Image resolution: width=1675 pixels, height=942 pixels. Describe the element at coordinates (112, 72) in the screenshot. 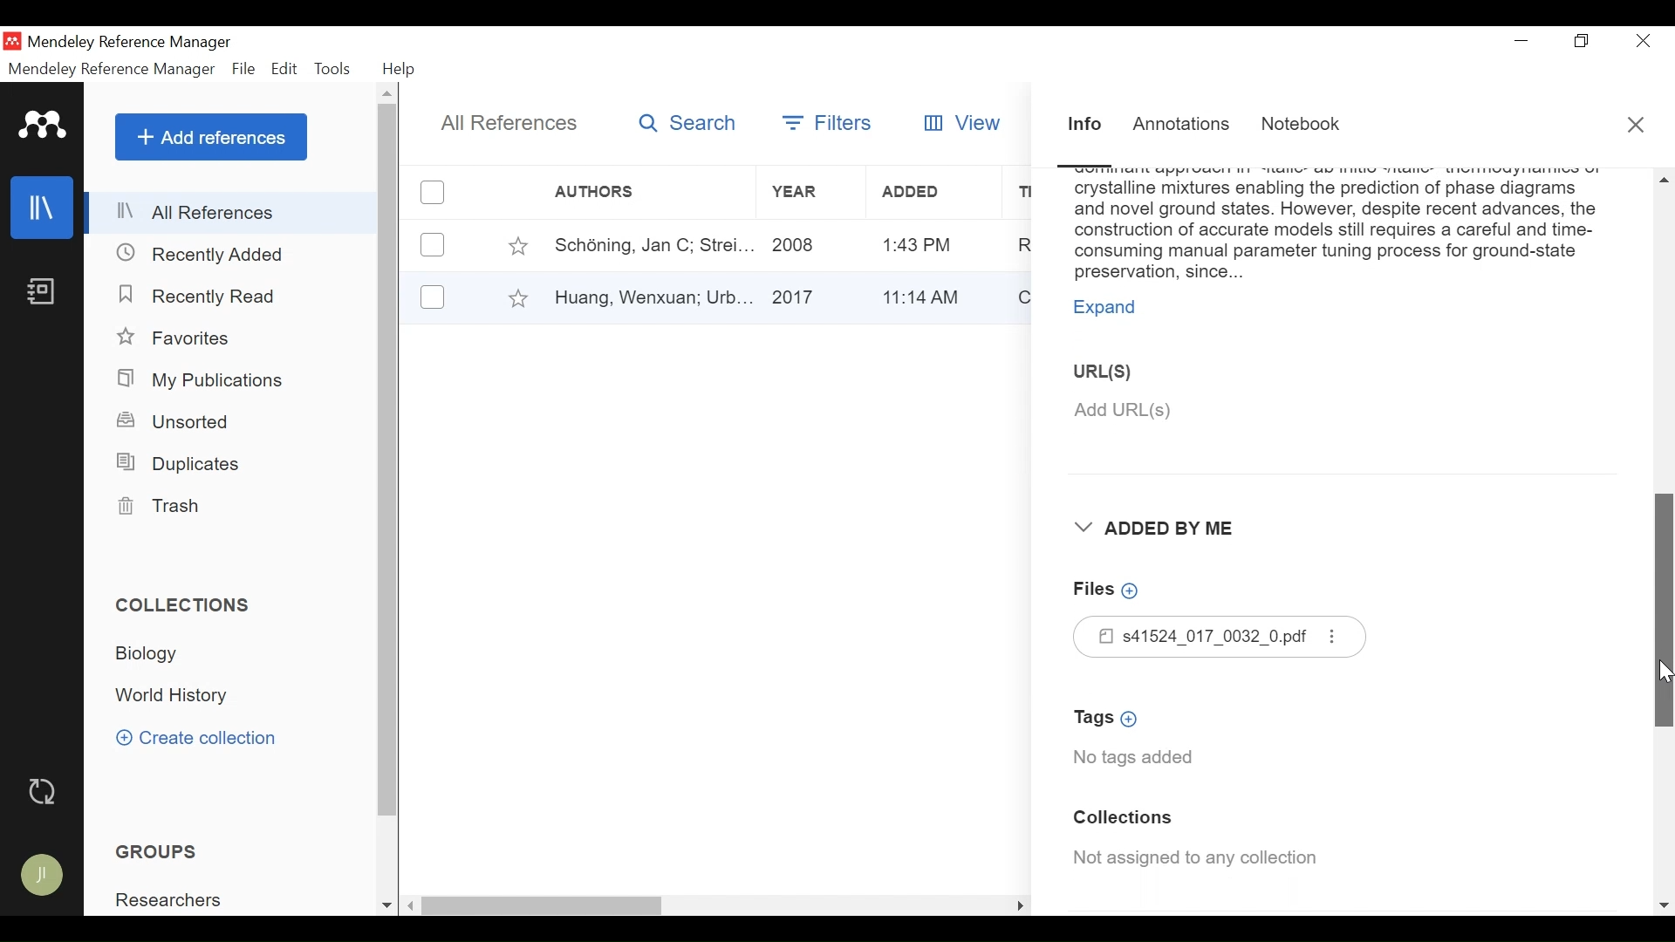

I see `Mendeley Reference Manager` at that location.